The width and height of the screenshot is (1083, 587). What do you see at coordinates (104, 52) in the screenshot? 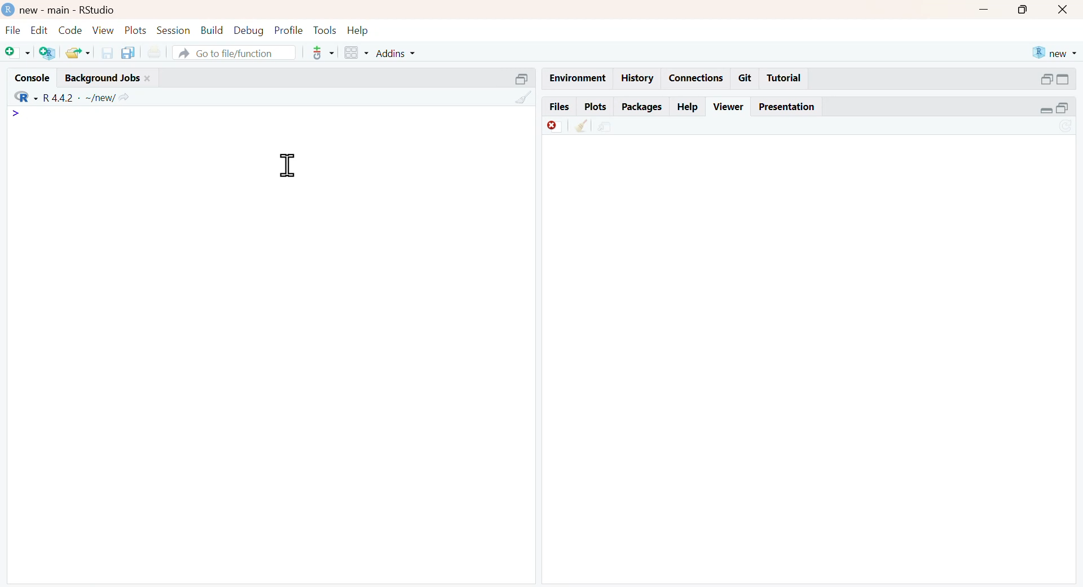
I see `Save current doc` at bounding box center [104, 52].